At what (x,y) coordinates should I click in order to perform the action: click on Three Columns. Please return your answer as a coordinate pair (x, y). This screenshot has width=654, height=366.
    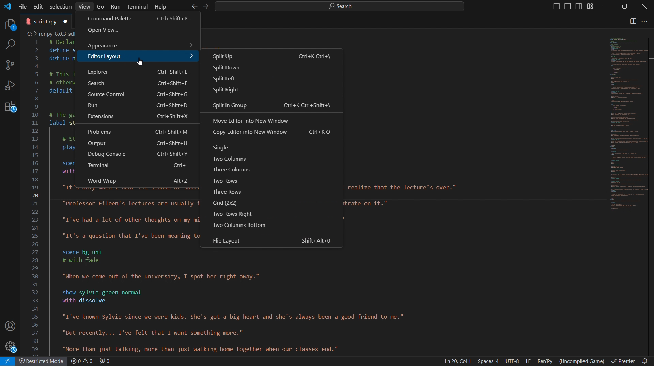
    Looking at the image, I should click on (234, 169).